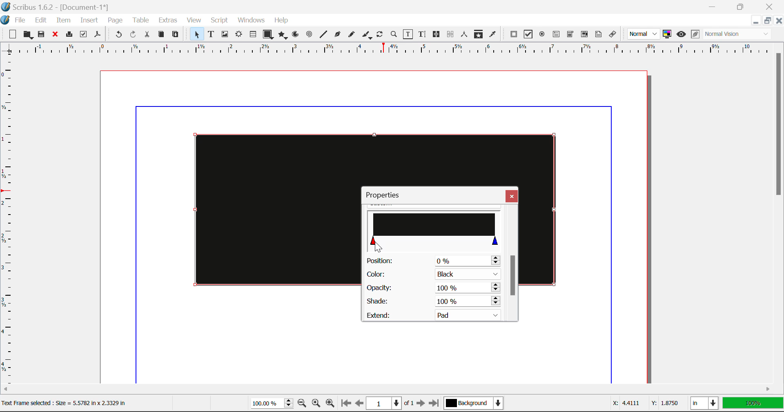 This screenshot has height=412, width=784. I want to click on MOUSE_DOWN on Gradient Slider, so click(377, 245).